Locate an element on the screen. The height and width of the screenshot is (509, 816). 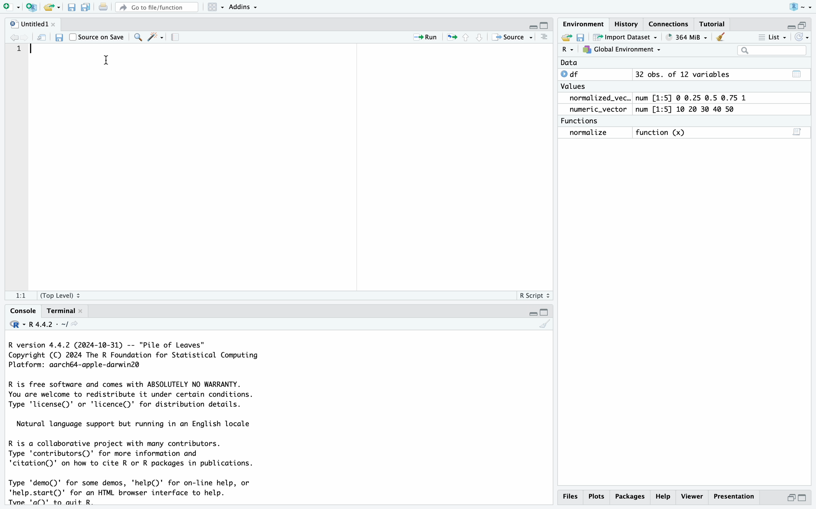
Connections is located at coordinates (669, 24).